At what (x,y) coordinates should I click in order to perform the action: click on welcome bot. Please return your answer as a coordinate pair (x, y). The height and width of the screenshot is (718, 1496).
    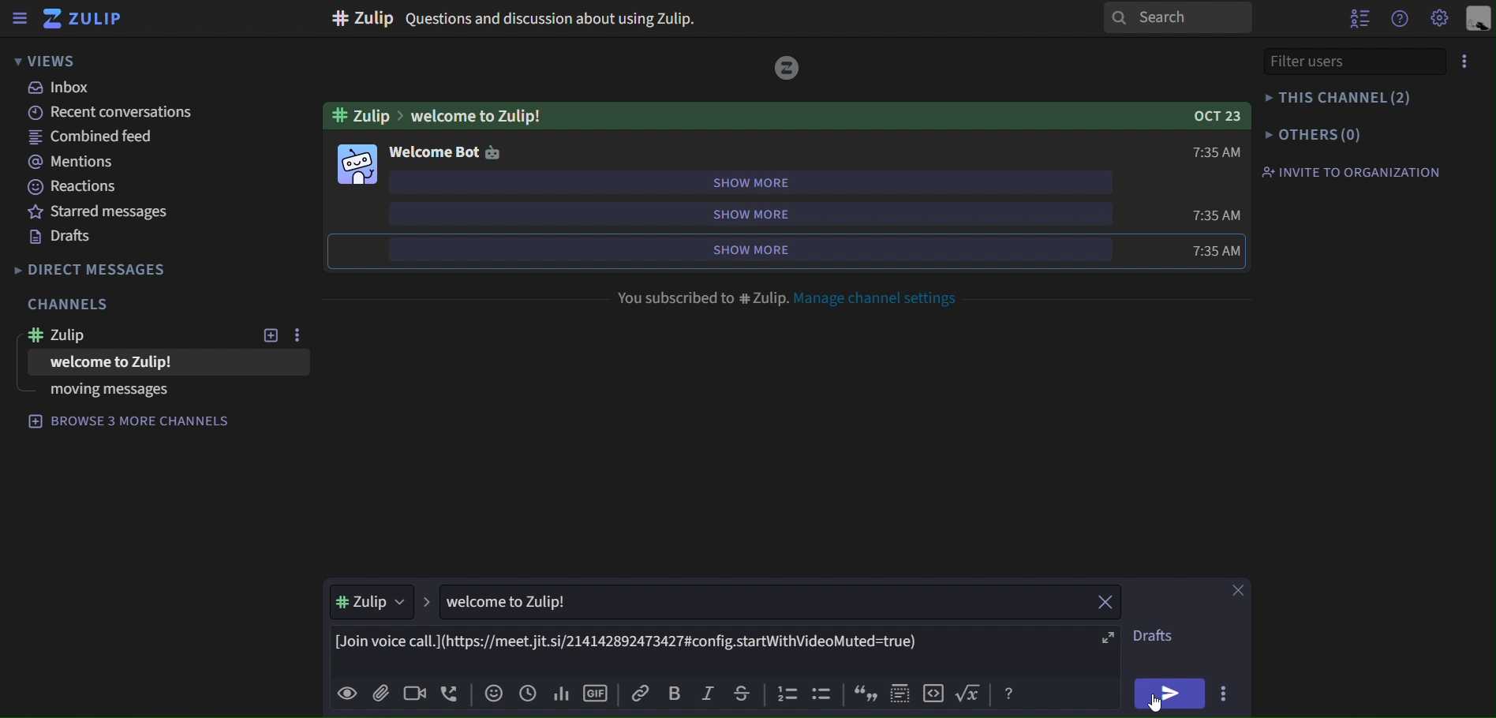
    Looking at the image, I should click on (447, 154).